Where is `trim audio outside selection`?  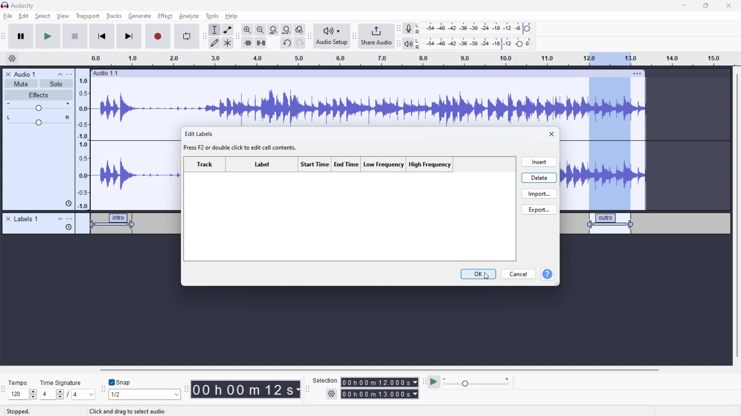 trim audio outside selection is located at coordinates (248, 42).